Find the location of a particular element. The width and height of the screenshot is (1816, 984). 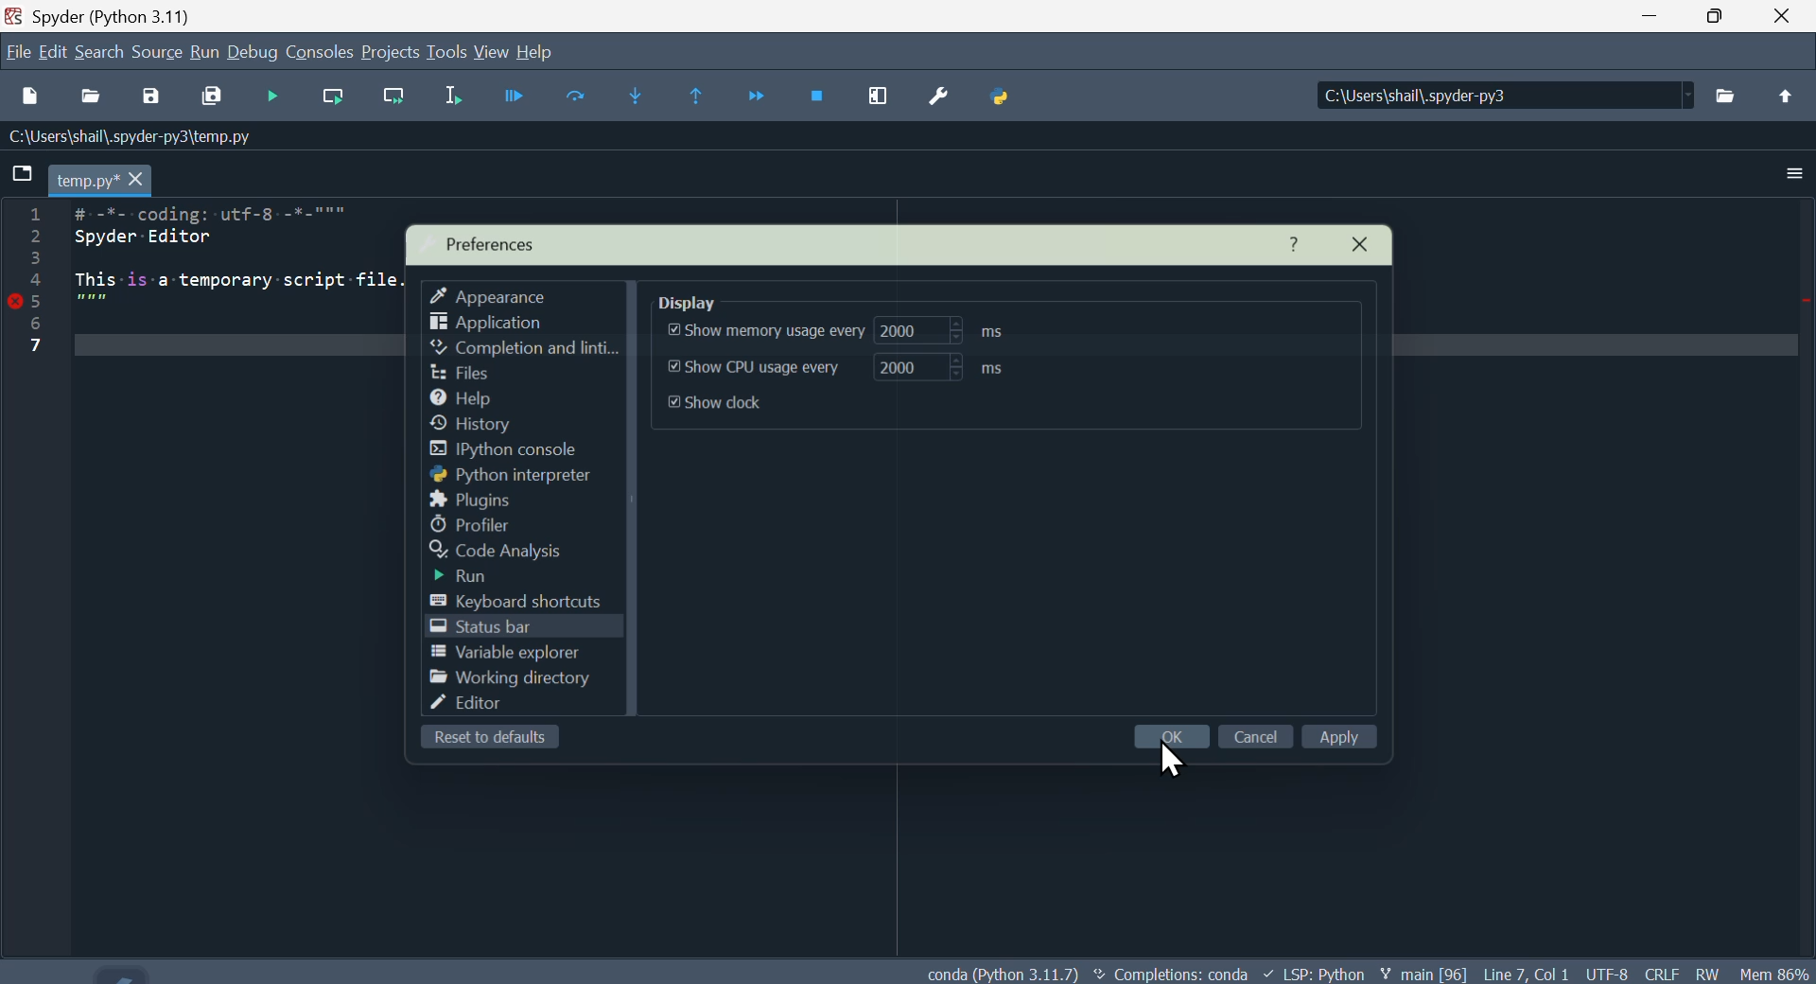

Project is located at coordinates (391, 54).